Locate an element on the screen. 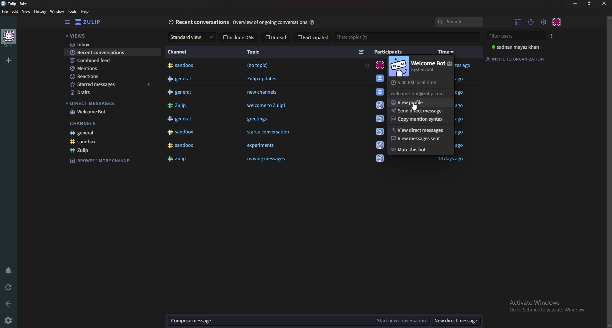 The height and width of the screenshot is (328, 612).  is located at coordinates (177, 105).